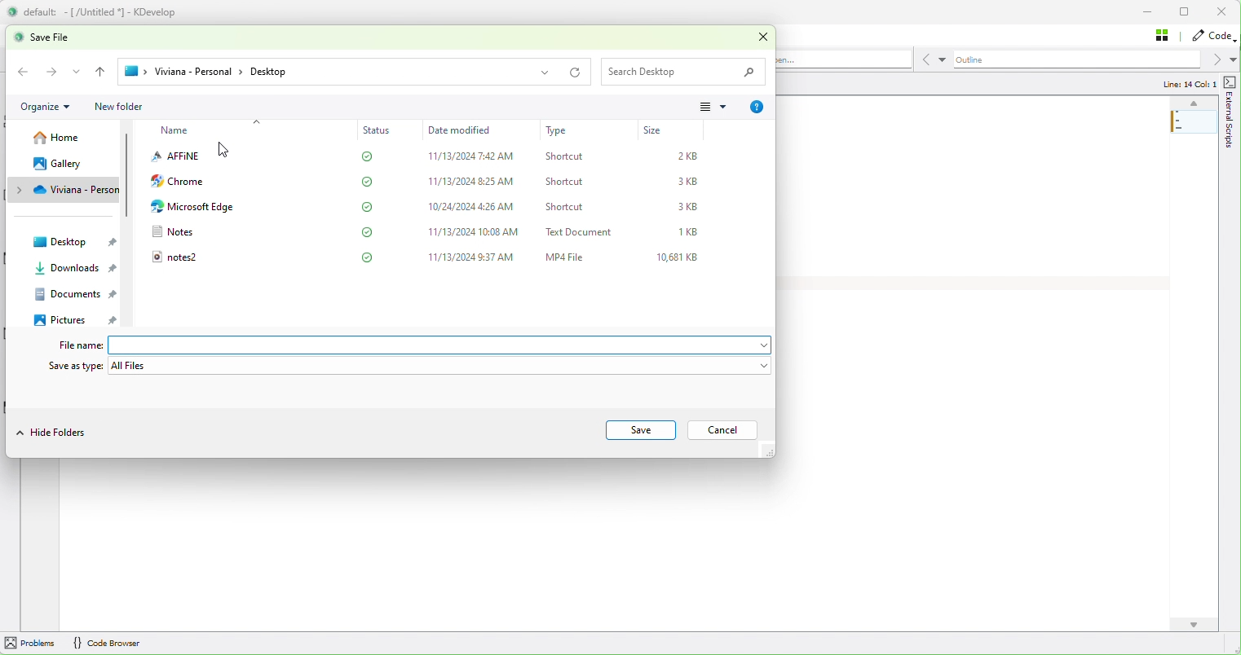 The height and width of the screenshot is (655, 1241). I want to click on Documents, so click(73, 294).